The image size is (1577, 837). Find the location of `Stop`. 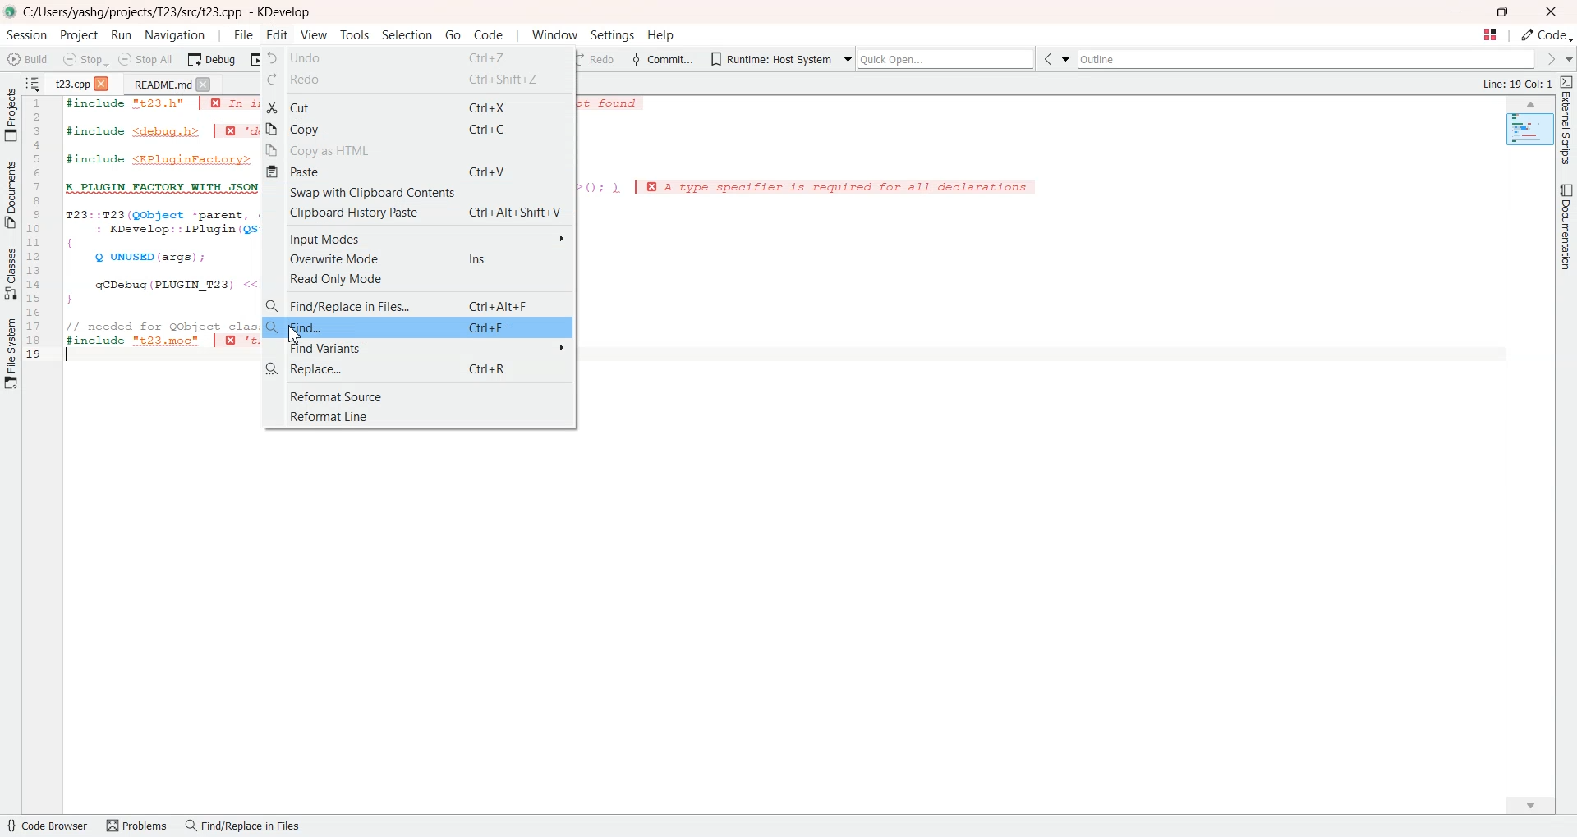

Stop is located at coordinates (85, 59).